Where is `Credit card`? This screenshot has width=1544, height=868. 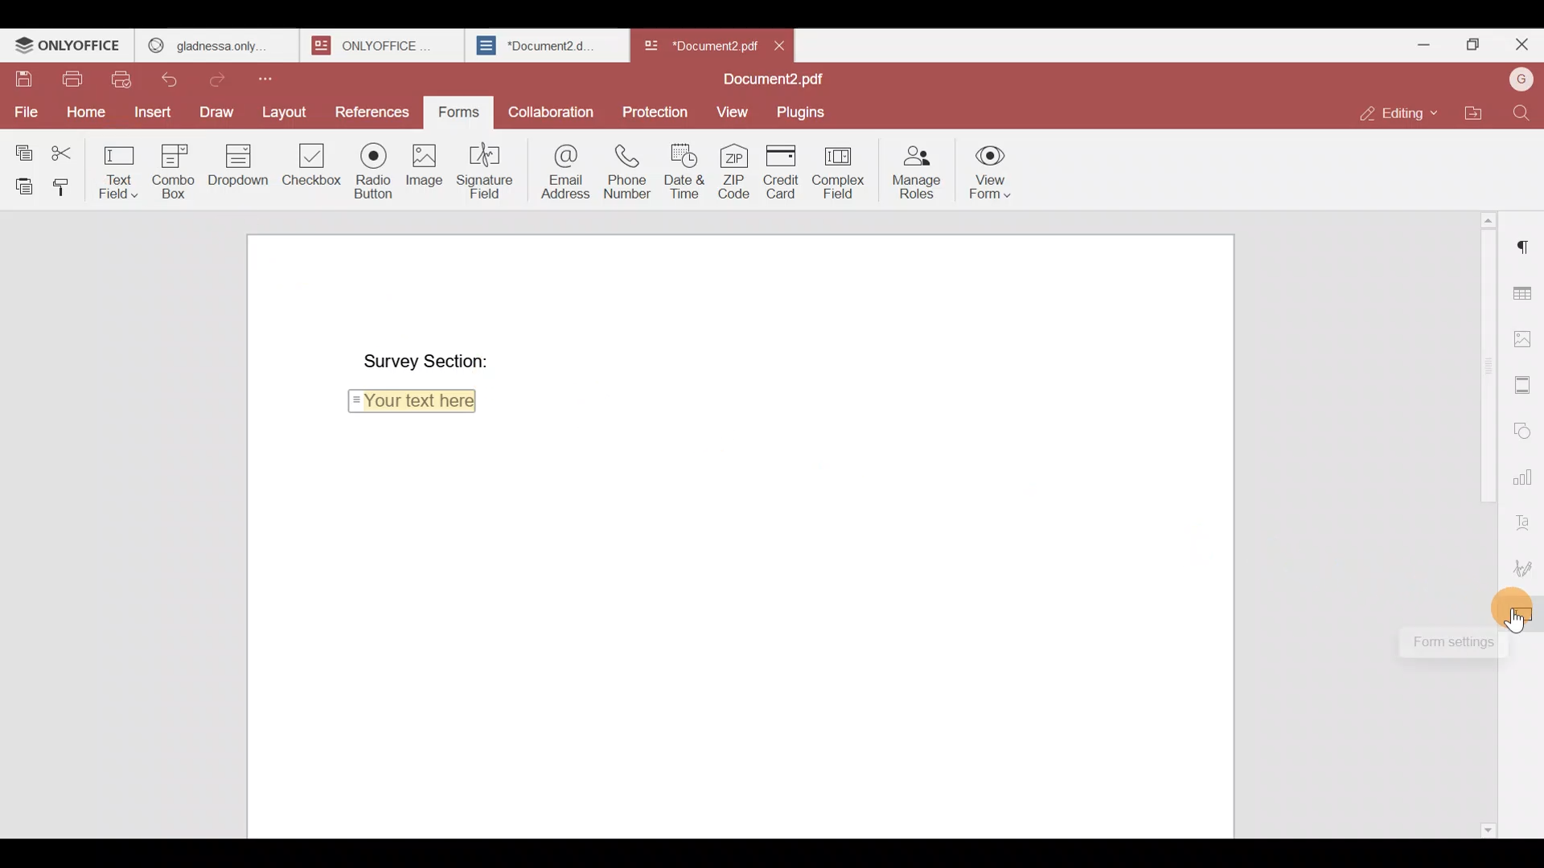
Credit card is located at coordinates (784, 172).